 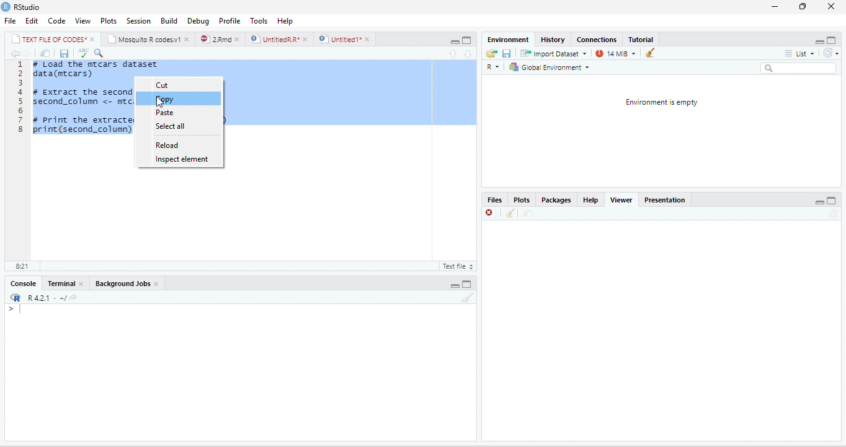 I want to click on ) | Untitled 1*, so click(x=339, y=39).